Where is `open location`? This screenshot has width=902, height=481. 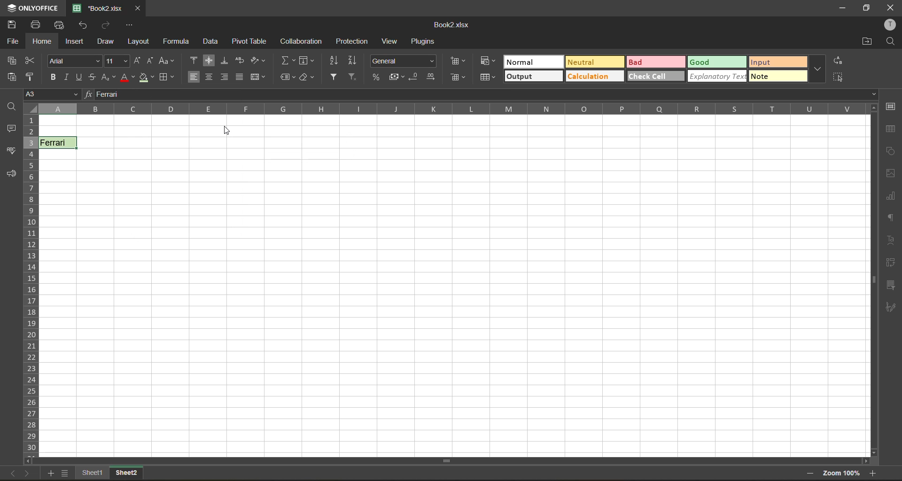
open location is located at coordinates (864, 42).